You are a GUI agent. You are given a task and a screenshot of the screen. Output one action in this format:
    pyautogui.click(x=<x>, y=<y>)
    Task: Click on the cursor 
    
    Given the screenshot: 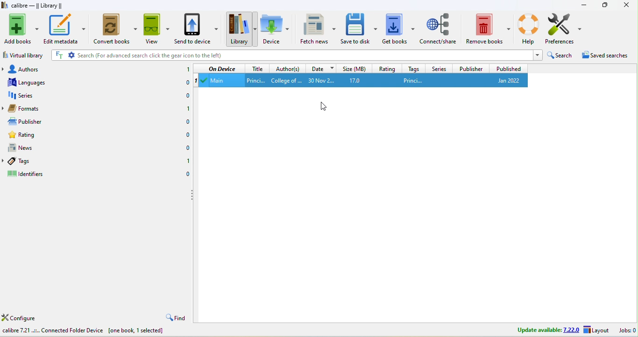 What is the action you would take?
    pyautogui.click(x=324, y=106)
    